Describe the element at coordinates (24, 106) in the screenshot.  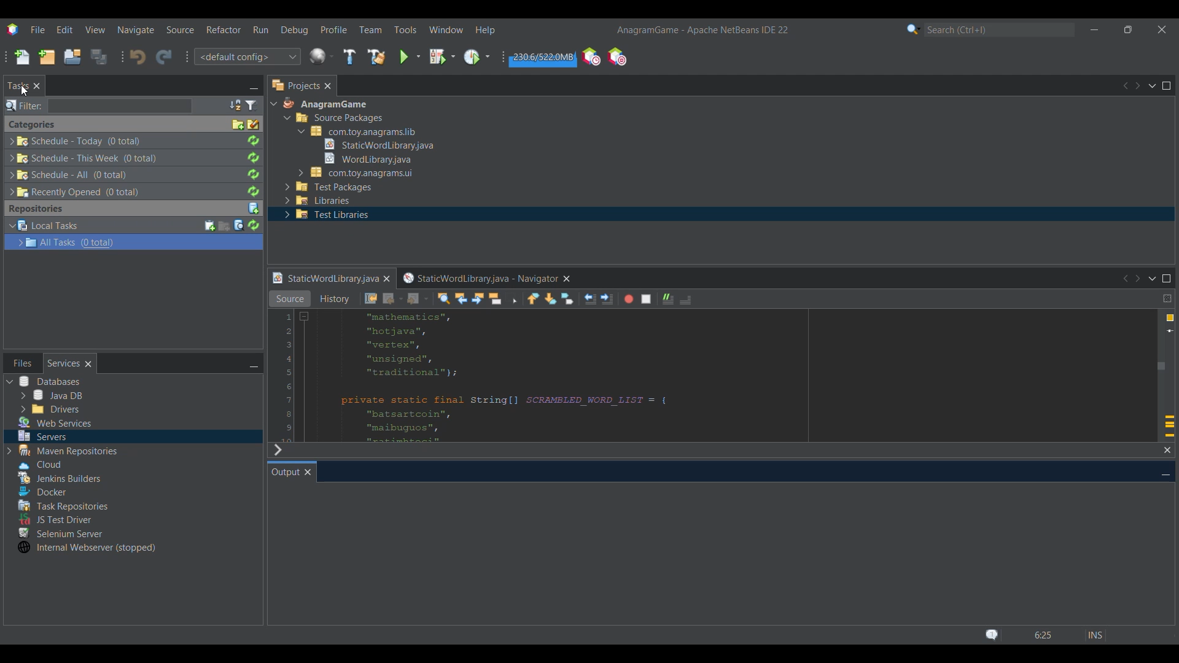
I see `Indicates search box` at that location.